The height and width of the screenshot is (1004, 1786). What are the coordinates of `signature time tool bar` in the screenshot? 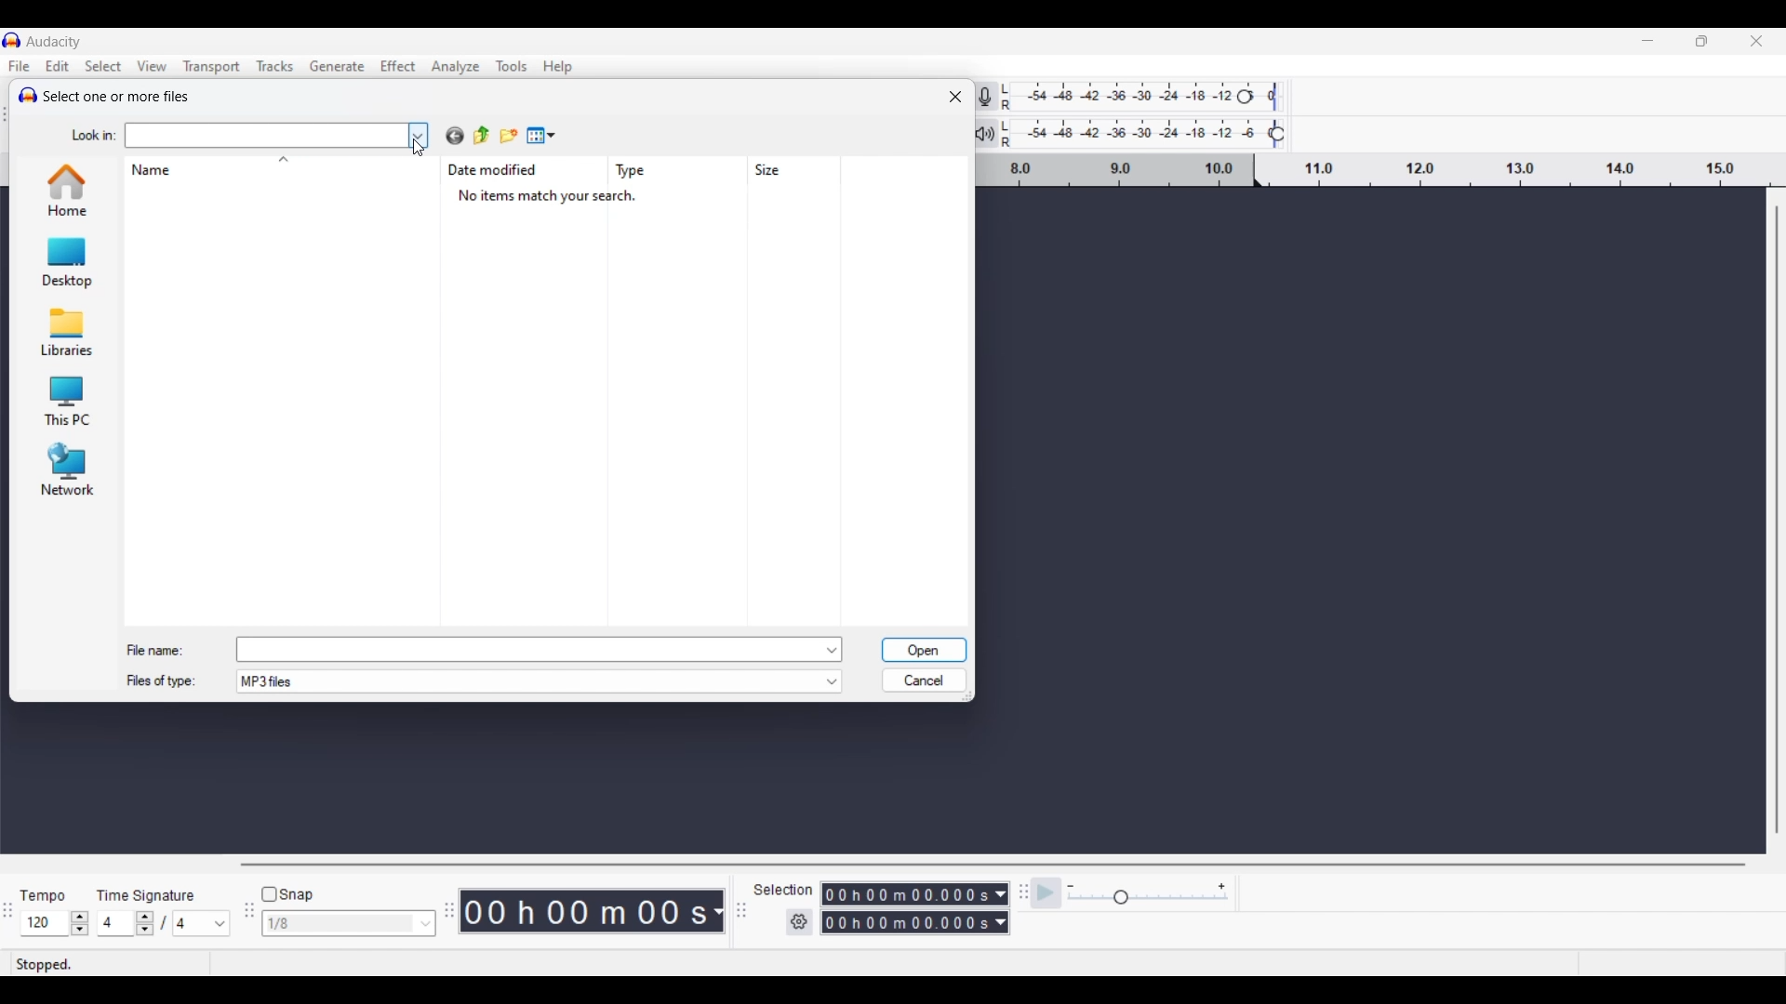 It's located at (1020, 892).